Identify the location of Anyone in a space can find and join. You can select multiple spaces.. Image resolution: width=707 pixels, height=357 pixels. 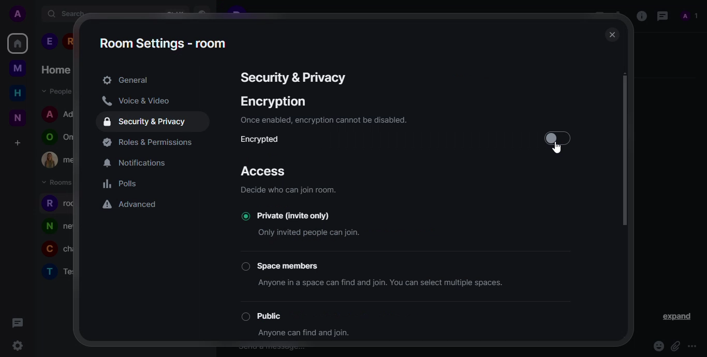
(388, 285).